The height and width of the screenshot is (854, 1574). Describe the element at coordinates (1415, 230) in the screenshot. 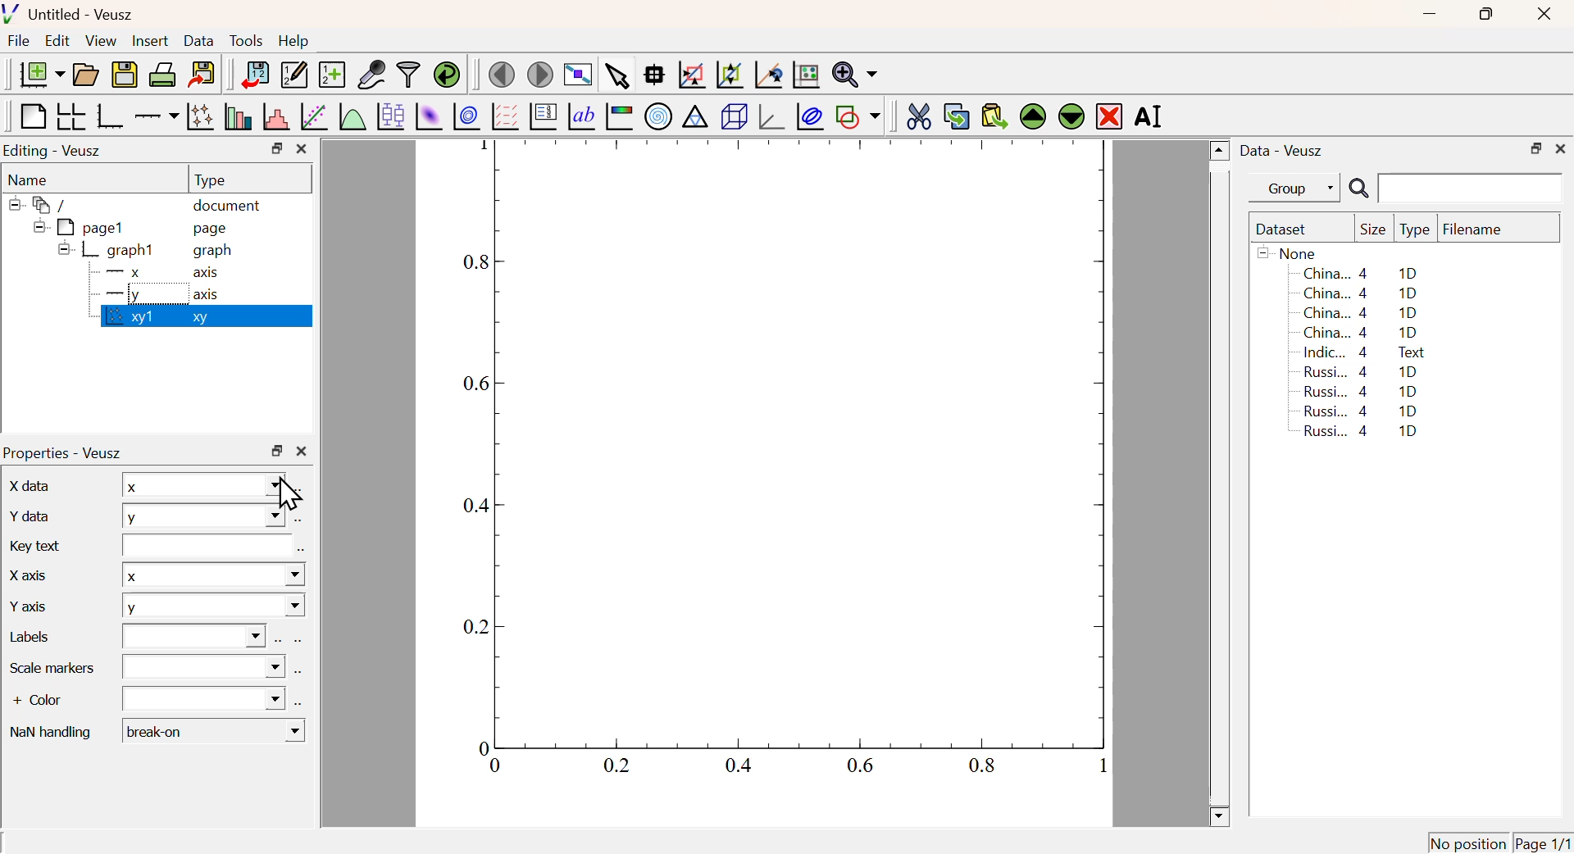

I see `Type` at that location.